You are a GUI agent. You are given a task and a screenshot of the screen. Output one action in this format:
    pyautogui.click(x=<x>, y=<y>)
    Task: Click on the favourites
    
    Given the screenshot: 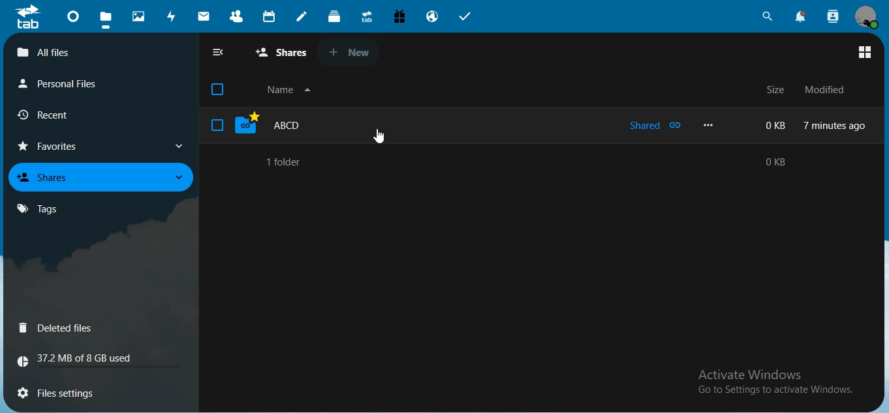 What is the action you would take?
    pyautogui.click(x=54, y=147)
    